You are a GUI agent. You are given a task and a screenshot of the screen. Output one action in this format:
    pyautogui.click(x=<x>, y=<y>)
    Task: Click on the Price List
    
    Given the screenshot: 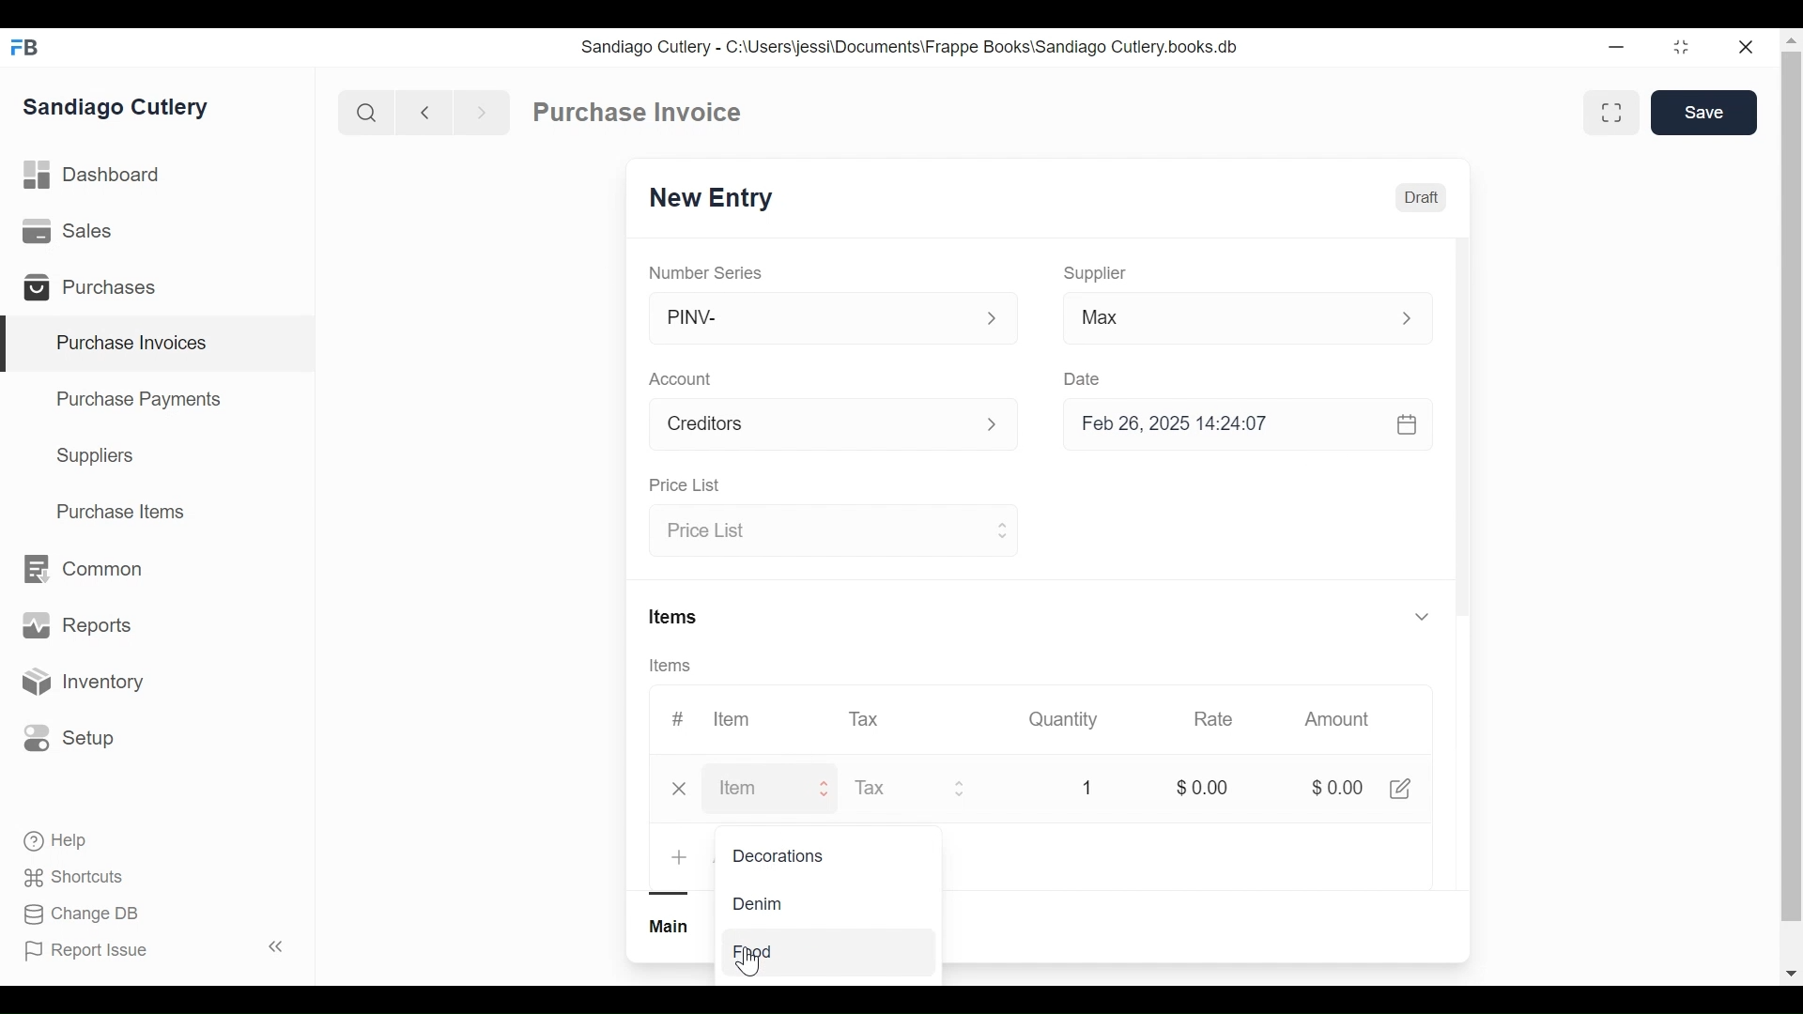 What is the action you would take?
    pyautogui.click(x=690, y=486)
    